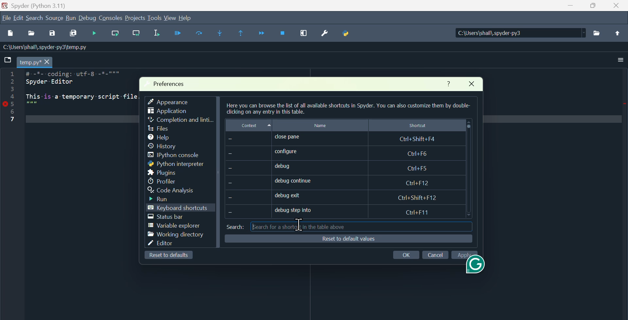  What do you see at coordinates (335, 194) in the screenshot?
I see `debug exit` at bounding box center [335, 194].